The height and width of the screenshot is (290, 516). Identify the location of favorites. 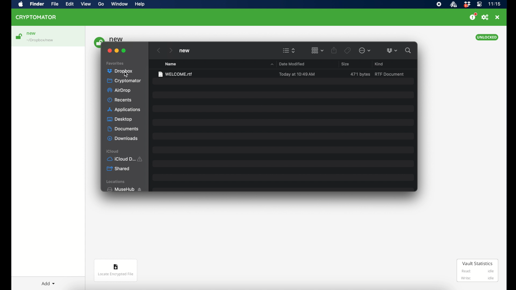
(115, 63).